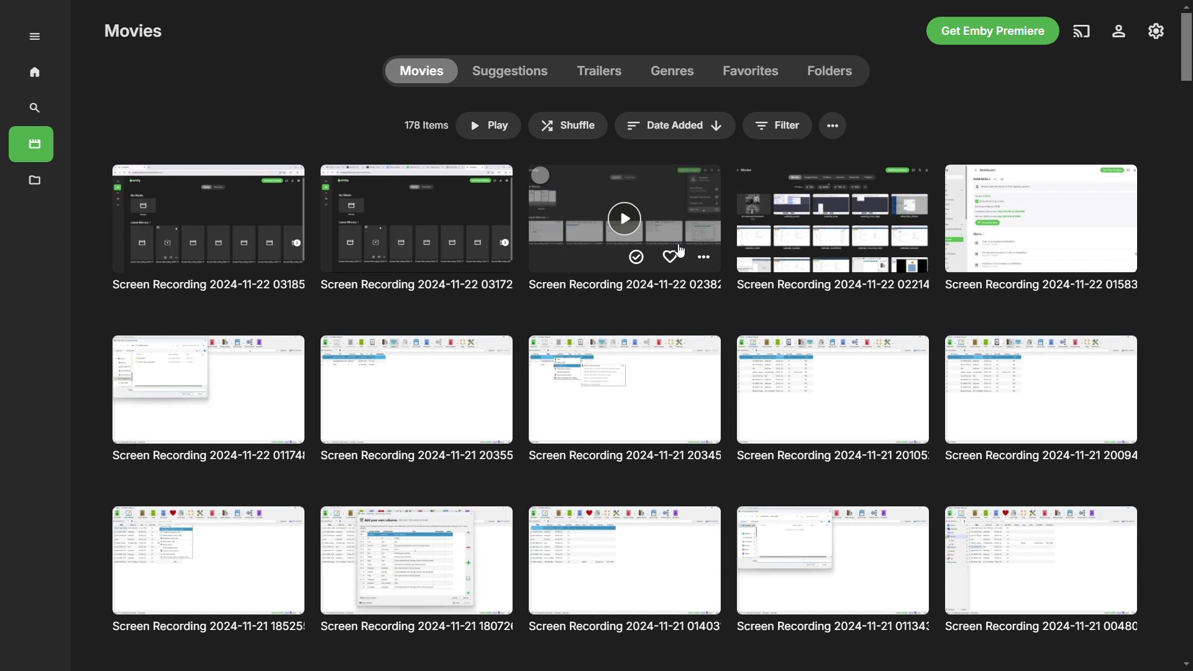 This screenshot has width=1193, height=671. Describe the element at coordinates (206, 569) in the screenshot. I see `` at that location.